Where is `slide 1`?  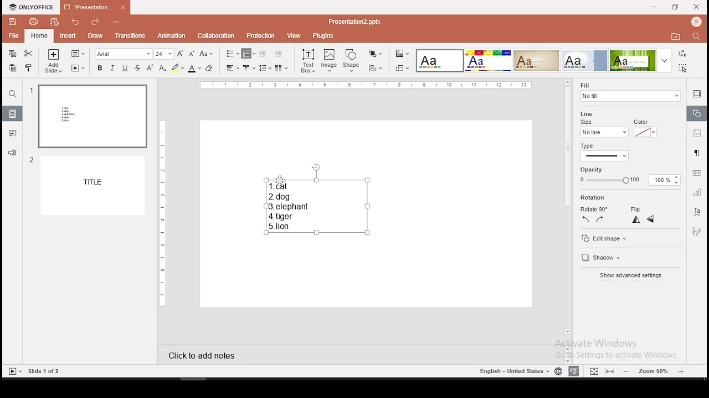 slide 1 is located at coordinates (92, 117).